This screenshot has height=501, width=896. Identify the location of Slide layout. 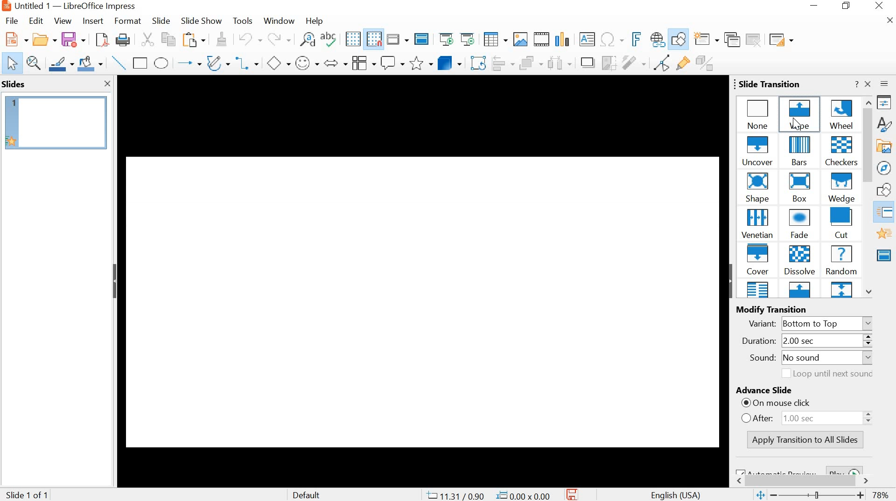
(781, 38).